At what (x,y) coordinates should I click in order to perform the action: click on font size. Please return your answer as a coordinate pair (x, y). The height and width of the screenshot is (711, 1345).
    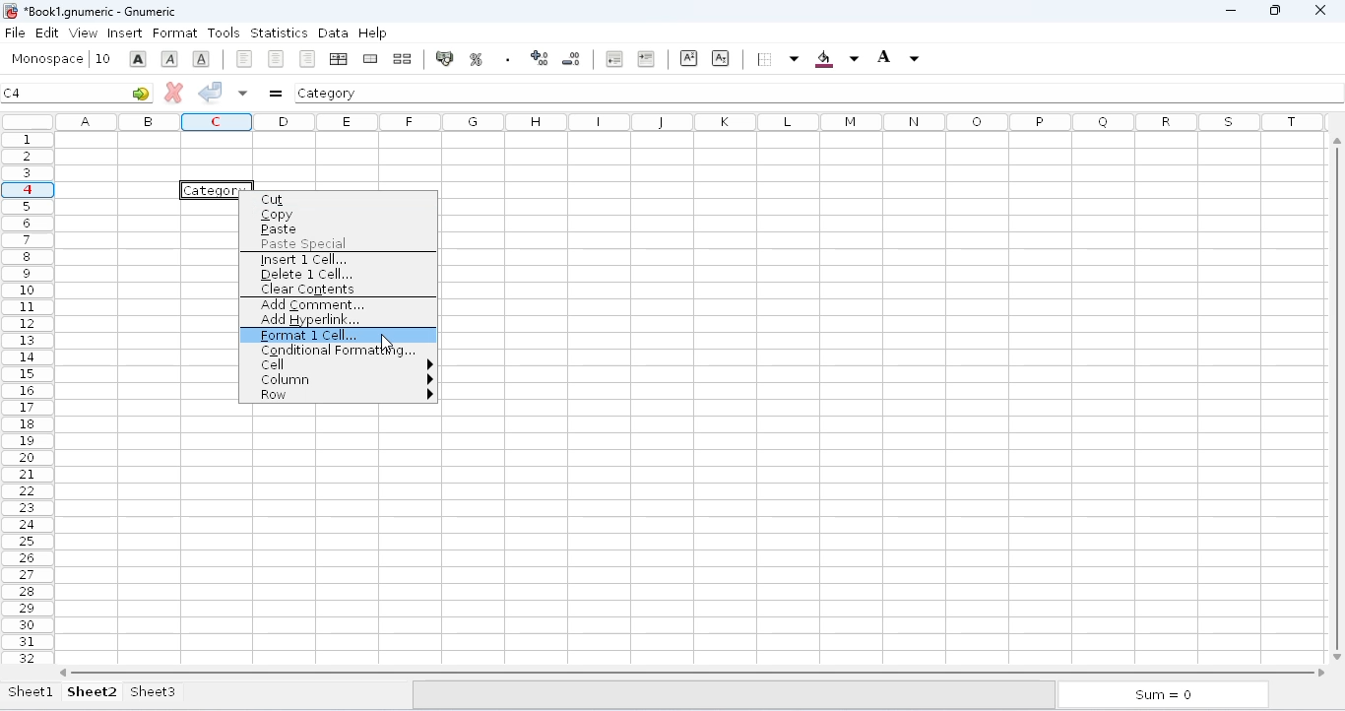
    Looking at the image, I should click on (102, 58).